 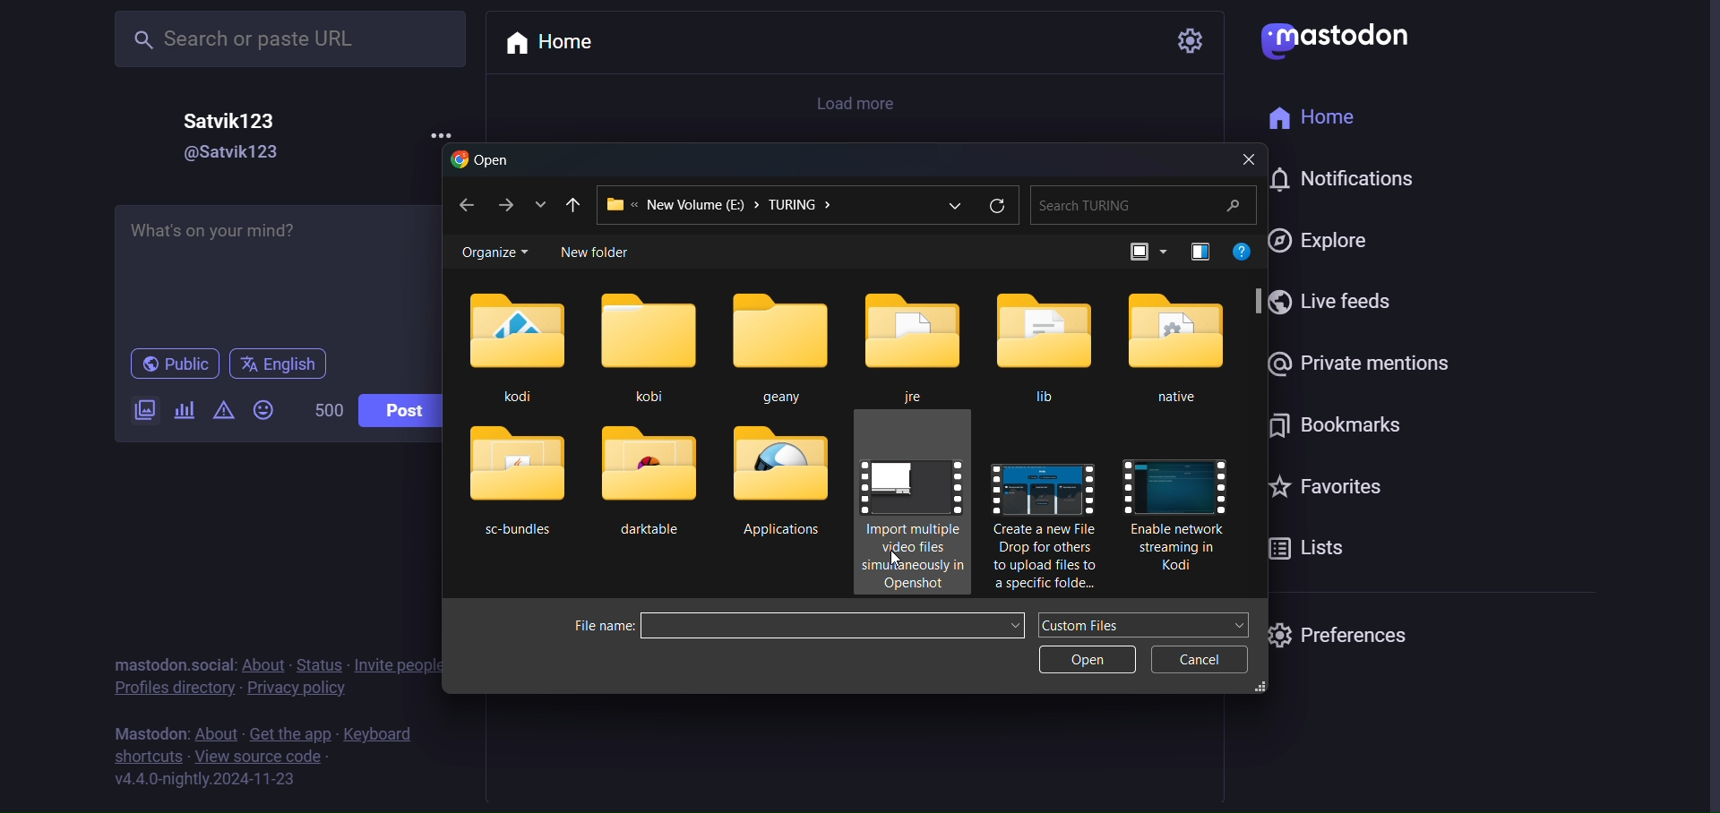 What do you see at coordinates (262, 411) in the screenshot?
I see `emoji` at bounding box center [262, 411].